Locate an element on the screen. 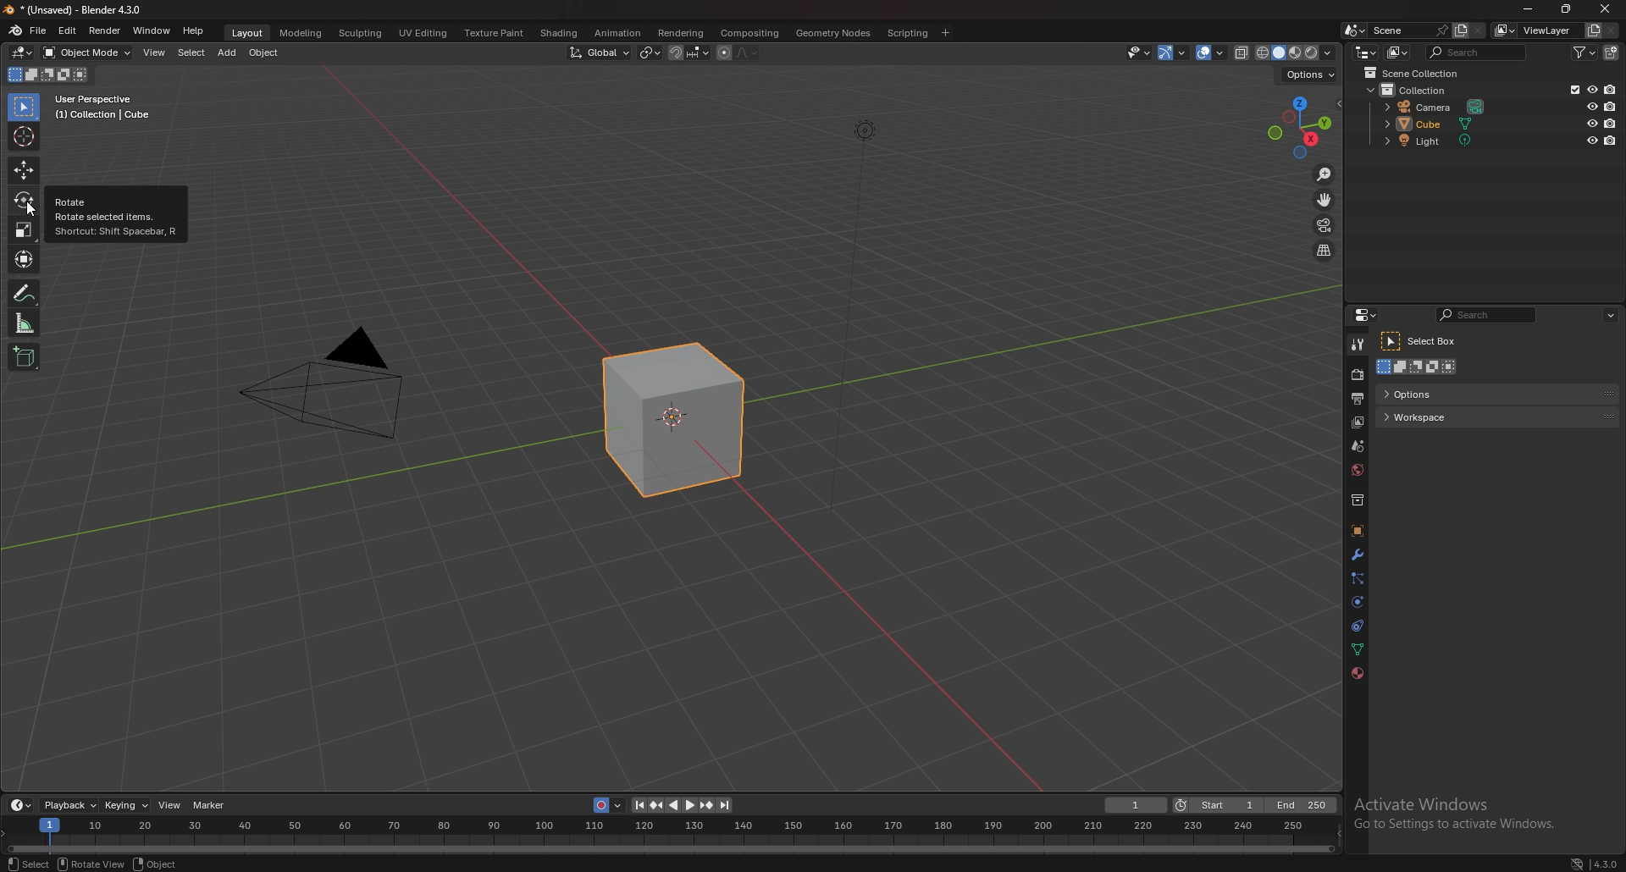 The width and height of the screenshot is (1626, 872). modifier is located at coordinates (1358, 554).